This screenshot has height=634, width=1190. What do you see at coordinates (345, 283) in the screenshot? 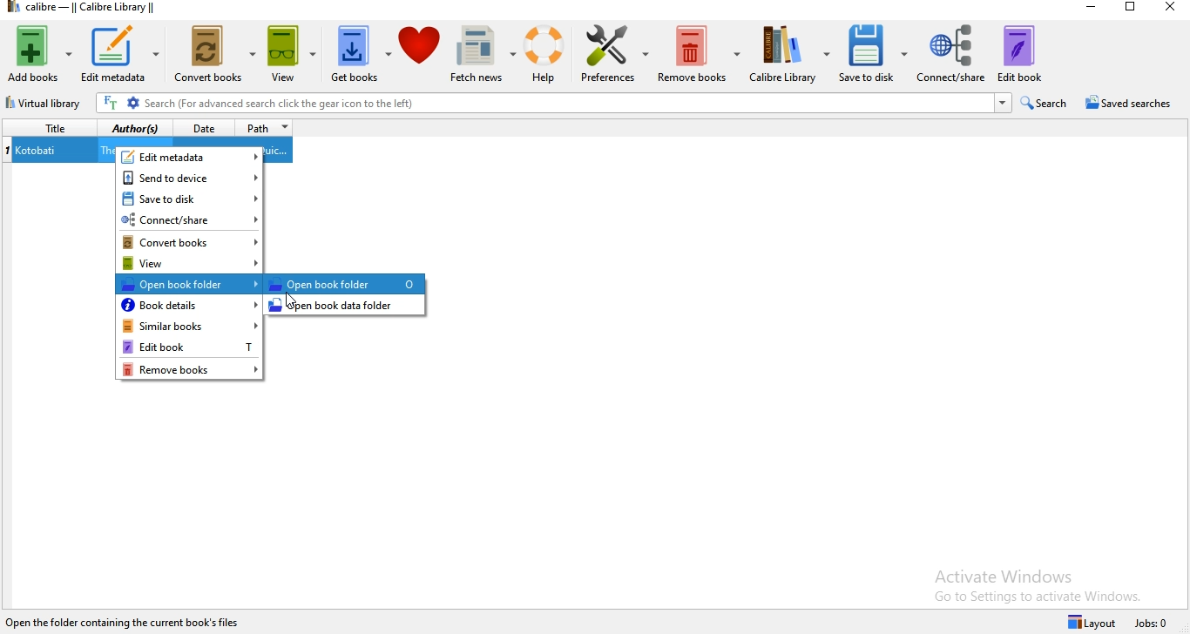
I see `highlighted` at bounding box center [345, 283].